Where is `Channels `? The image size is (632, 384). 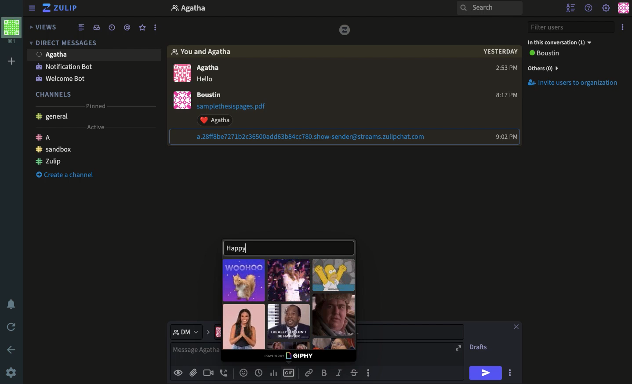 Channels  is located at coordinates (55, 93).